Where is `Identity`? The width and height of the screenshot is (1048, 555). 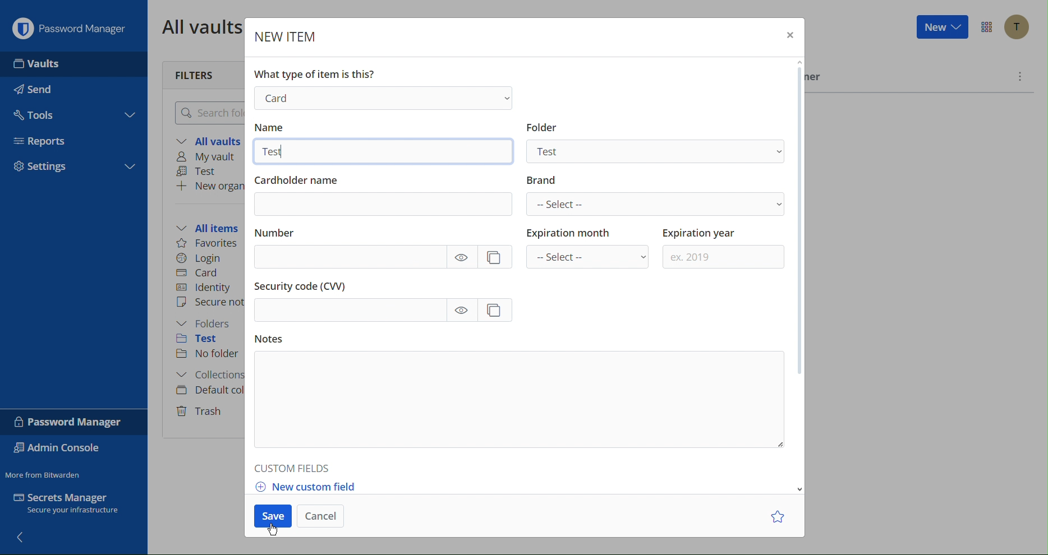 Identity is located at coordinates (205, 288).